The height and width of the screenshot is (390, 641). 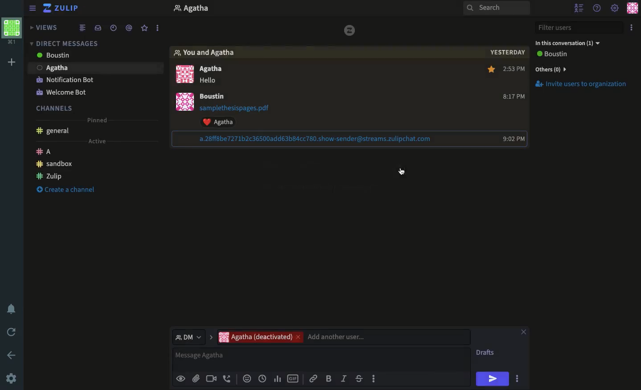 I want to click on PDF attachment, so click(x=243, y=108).